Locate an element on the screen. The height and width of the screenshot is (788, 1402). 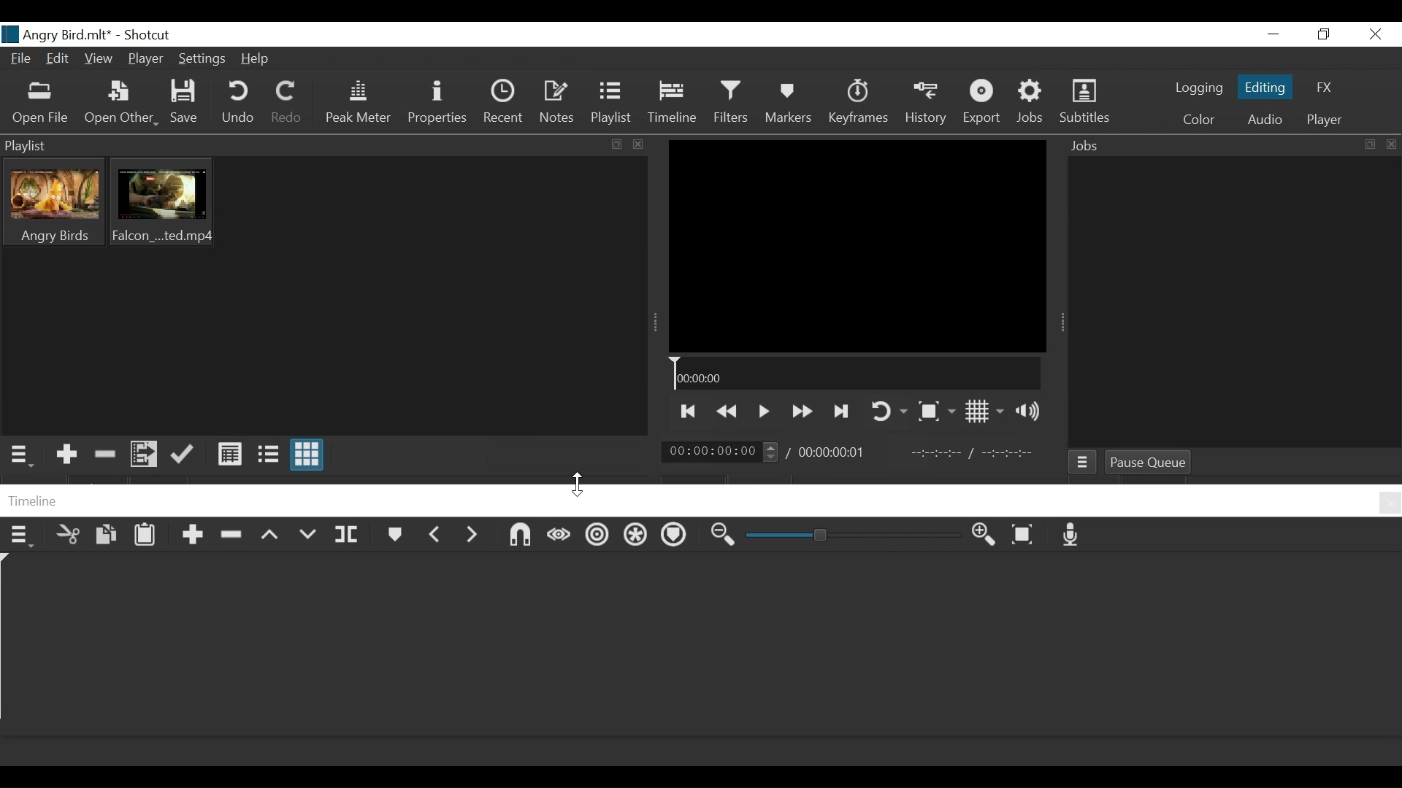
Zoom timeline out is located at coordinates (982, 538).